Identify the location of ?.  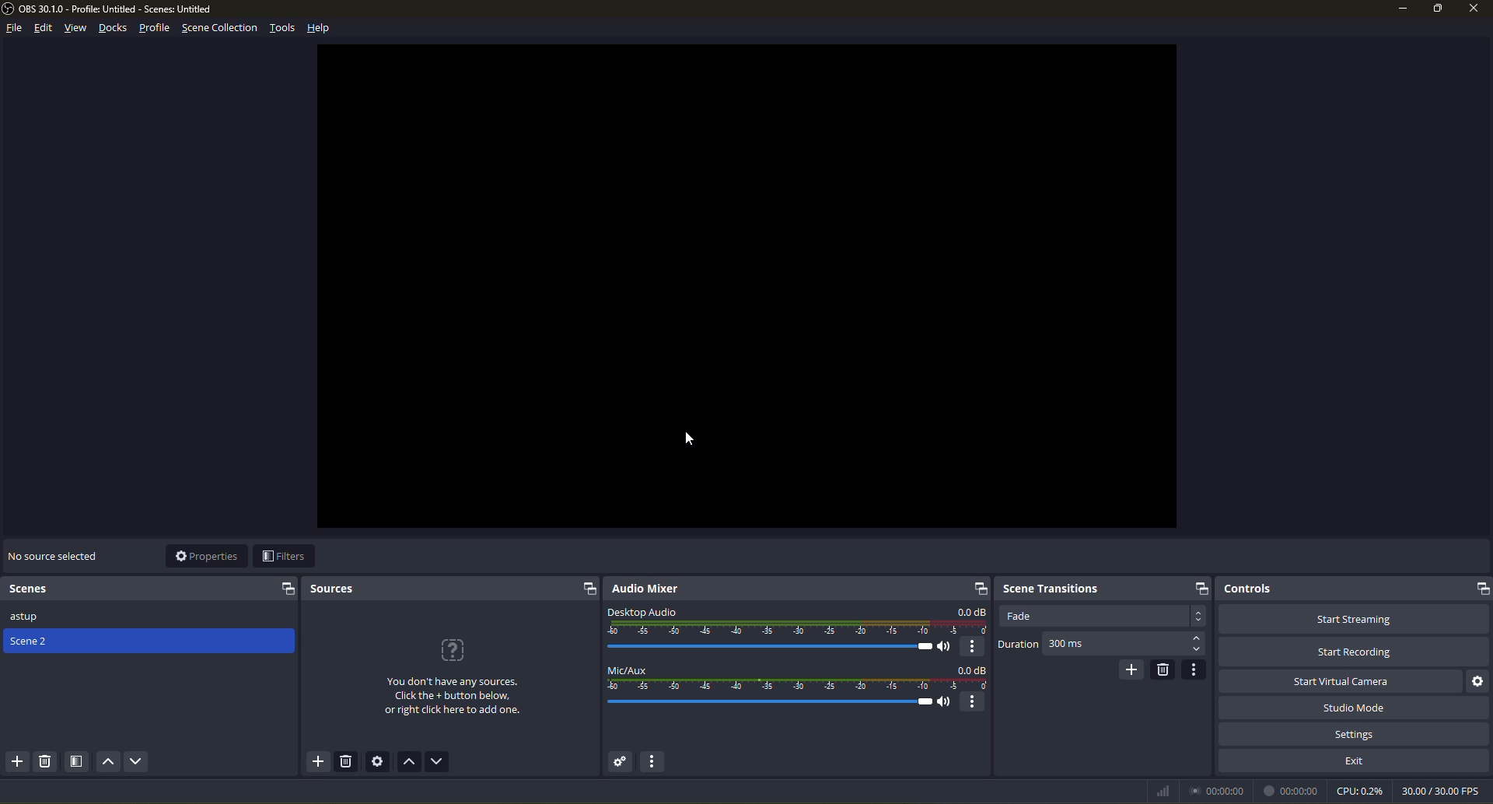
(449, 648).